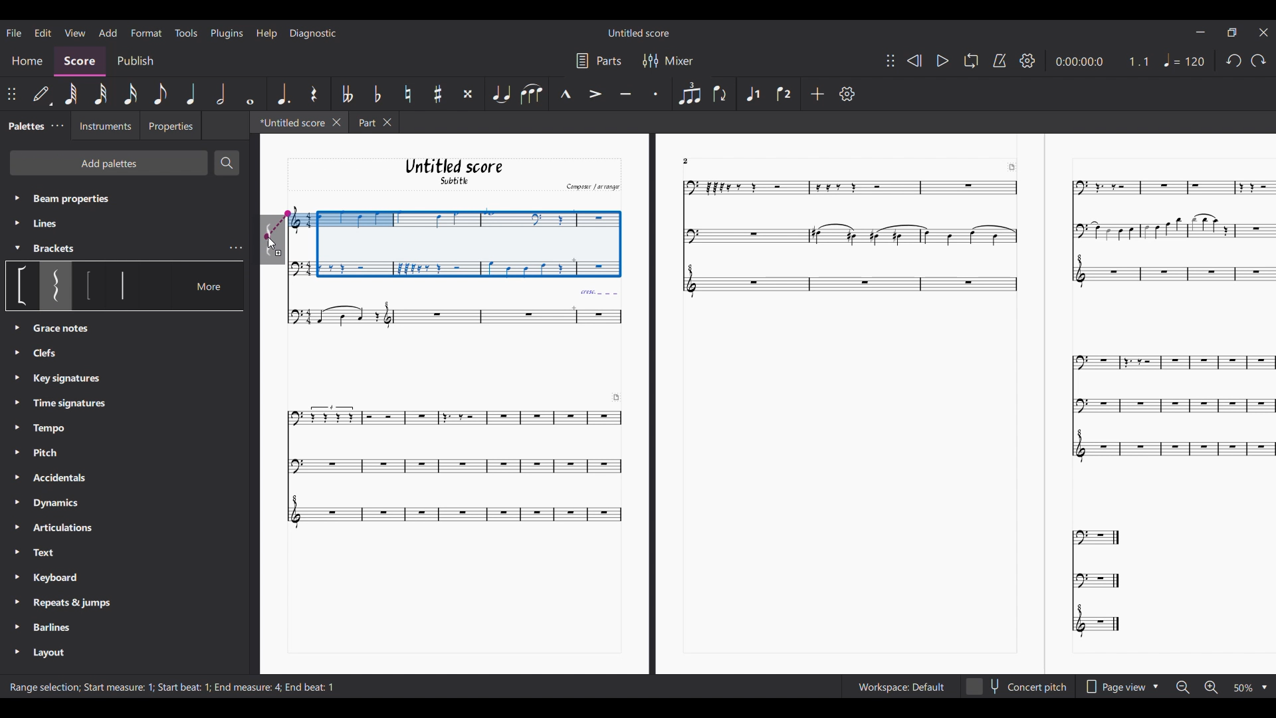  I want to click on , so click(1096, 579).